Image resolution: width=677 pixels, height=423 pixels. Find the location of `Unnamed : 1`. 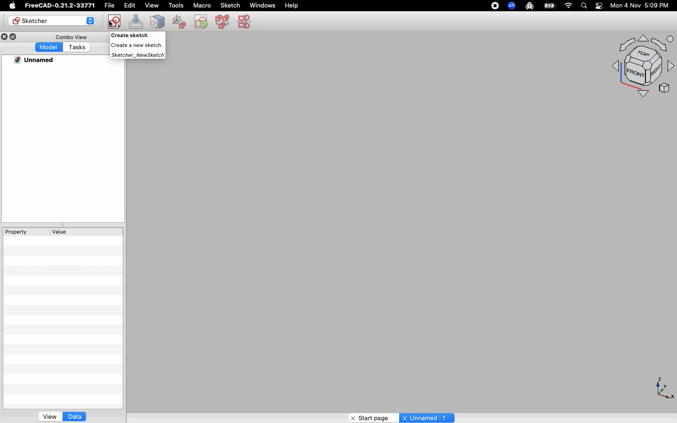

Unnamed : 1 is located at coordinates (427, 418).